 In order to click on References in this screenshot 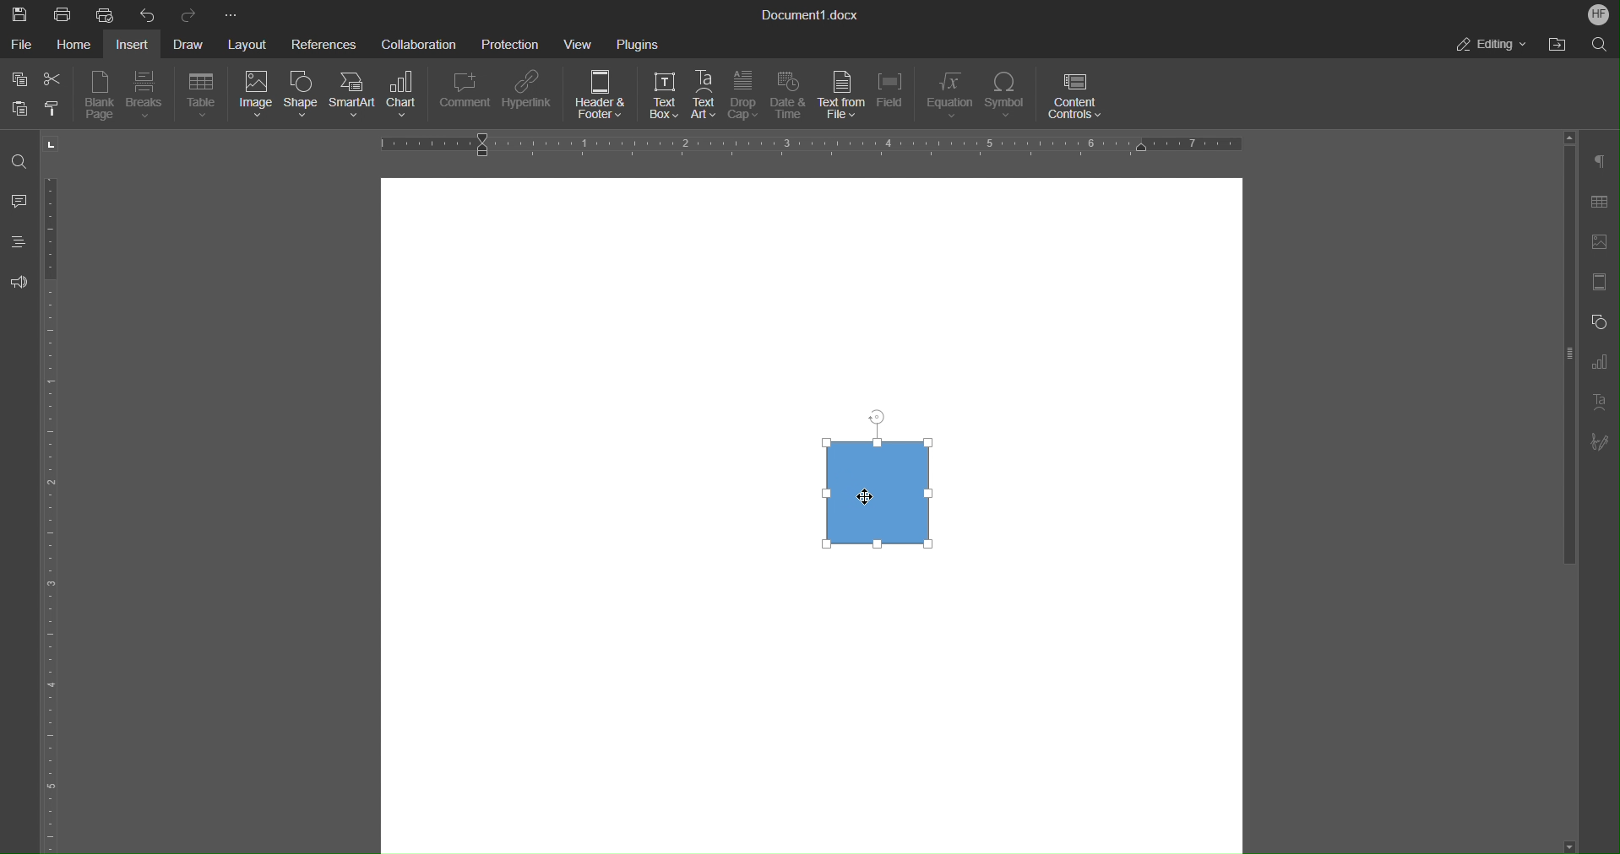, I will do `click(323, 43)`.